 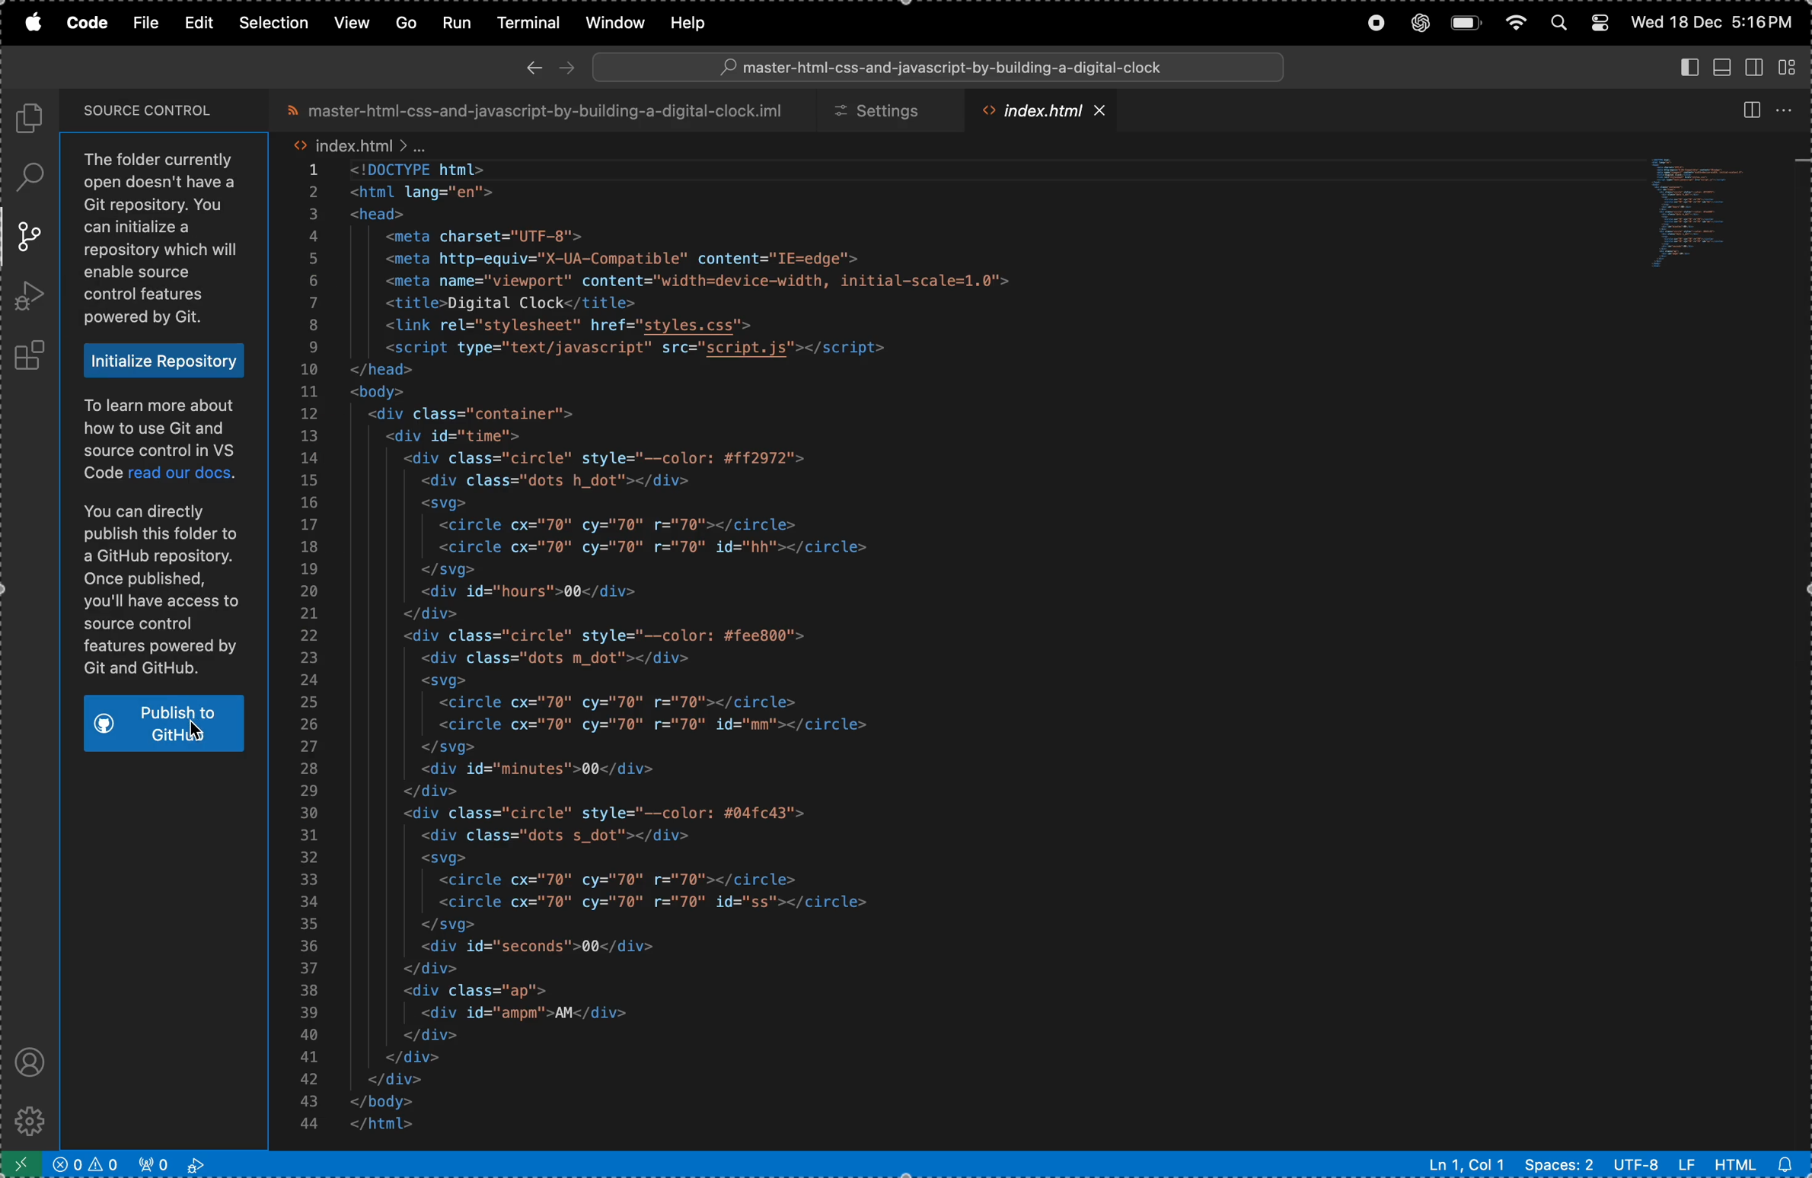 I want to click on <svg>, so click(x=477, y=860).